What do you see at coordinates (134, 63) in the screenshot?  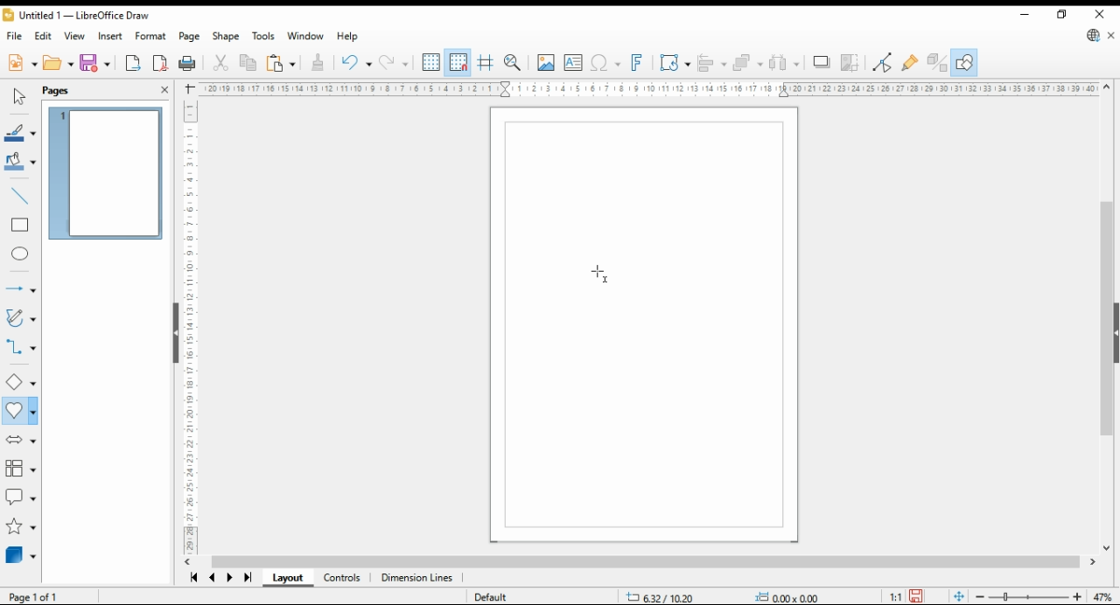 I see `export` at bounding box center [134, 63].